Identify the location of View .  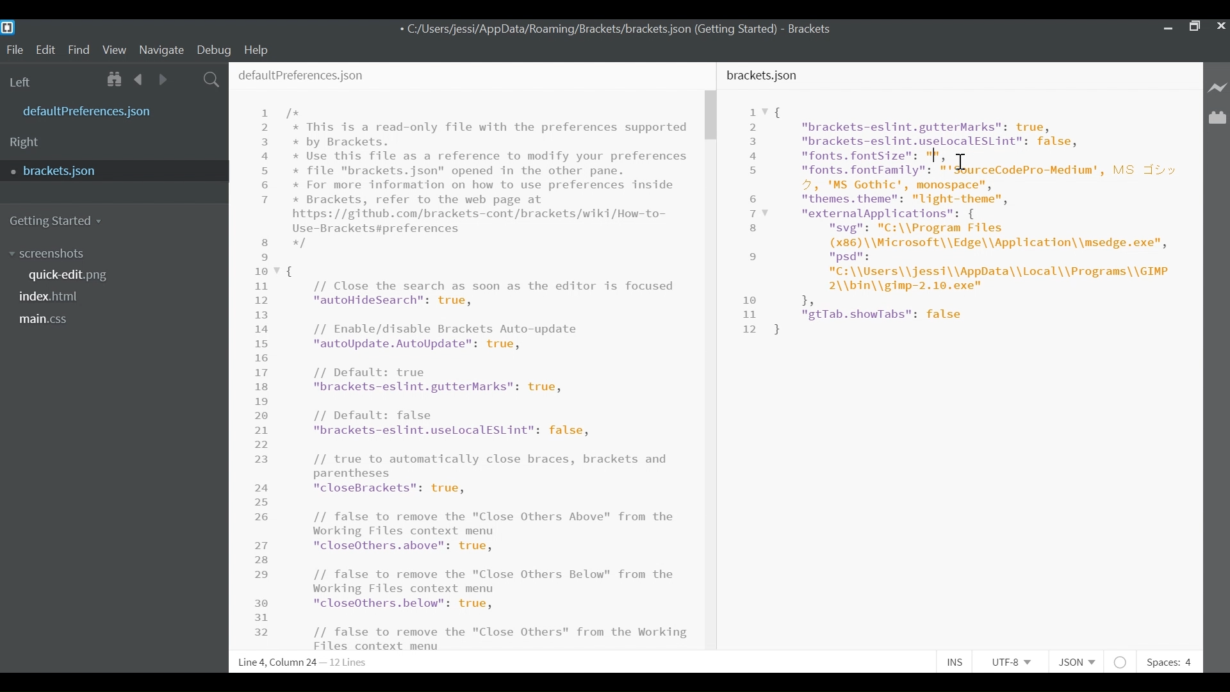
(115, 49).